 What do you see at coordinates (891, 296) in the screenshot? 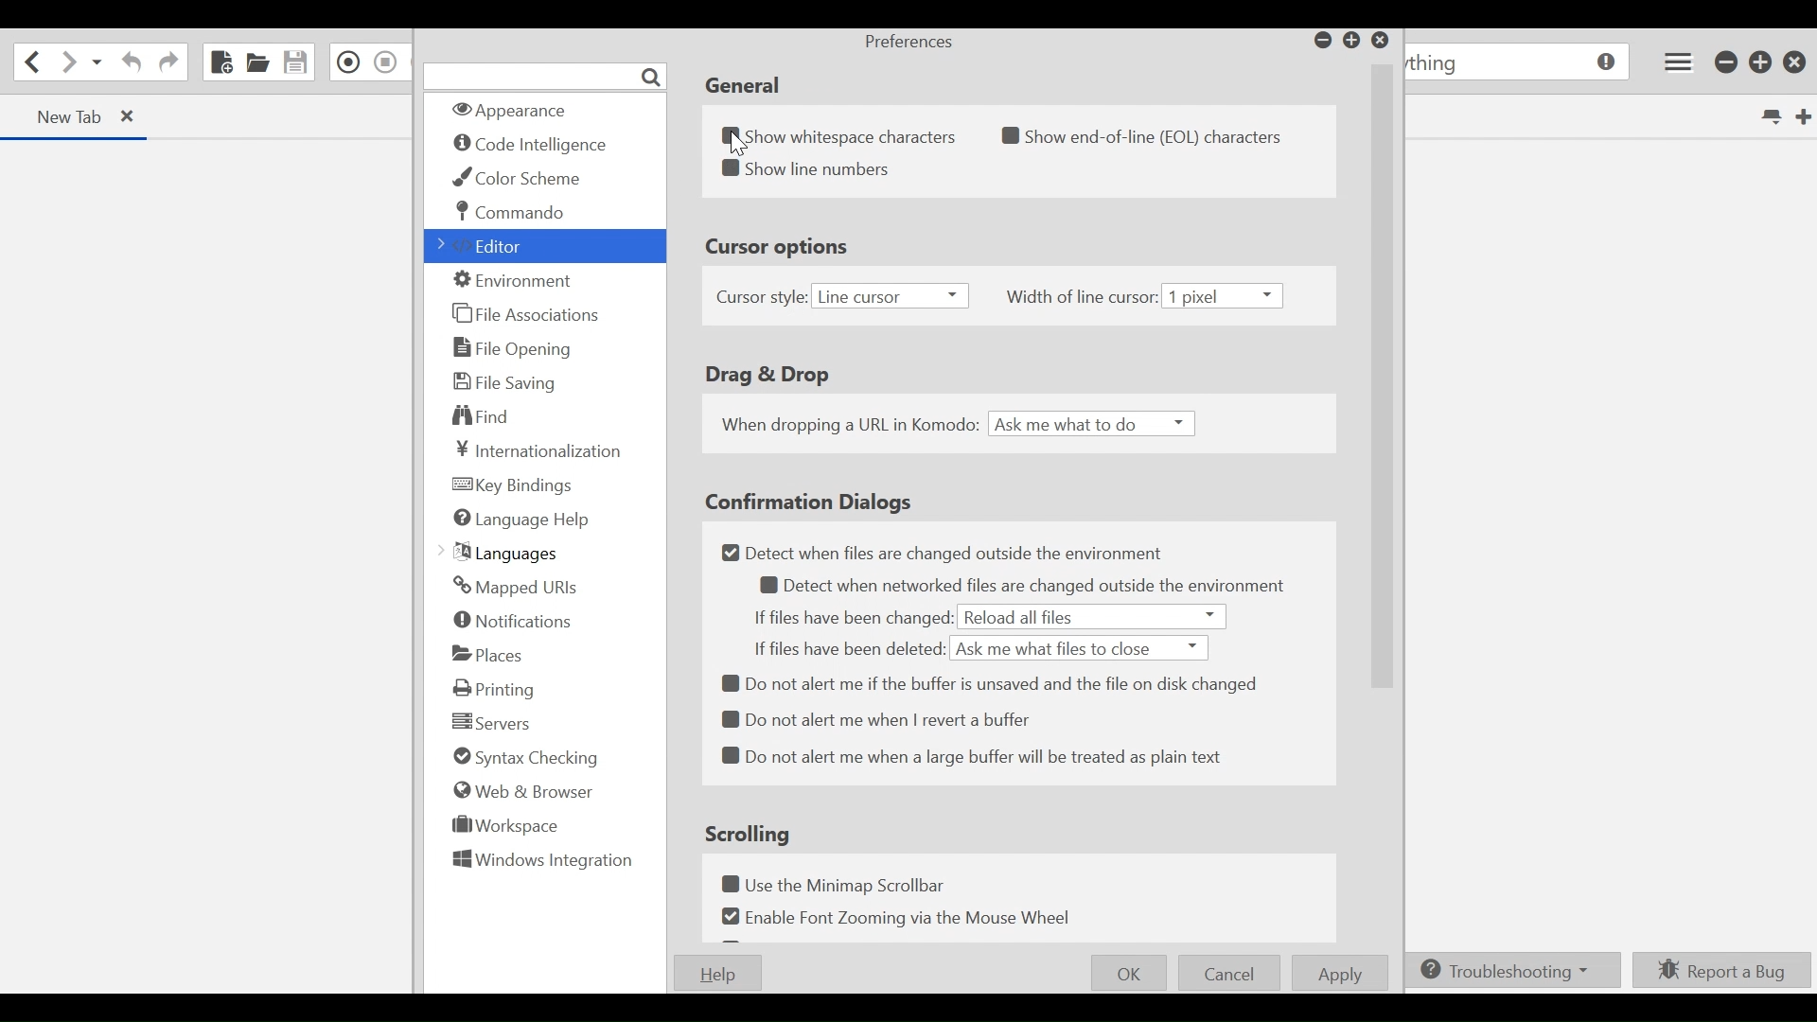
I see ` Line cursor` at bounding box center [891, 296].